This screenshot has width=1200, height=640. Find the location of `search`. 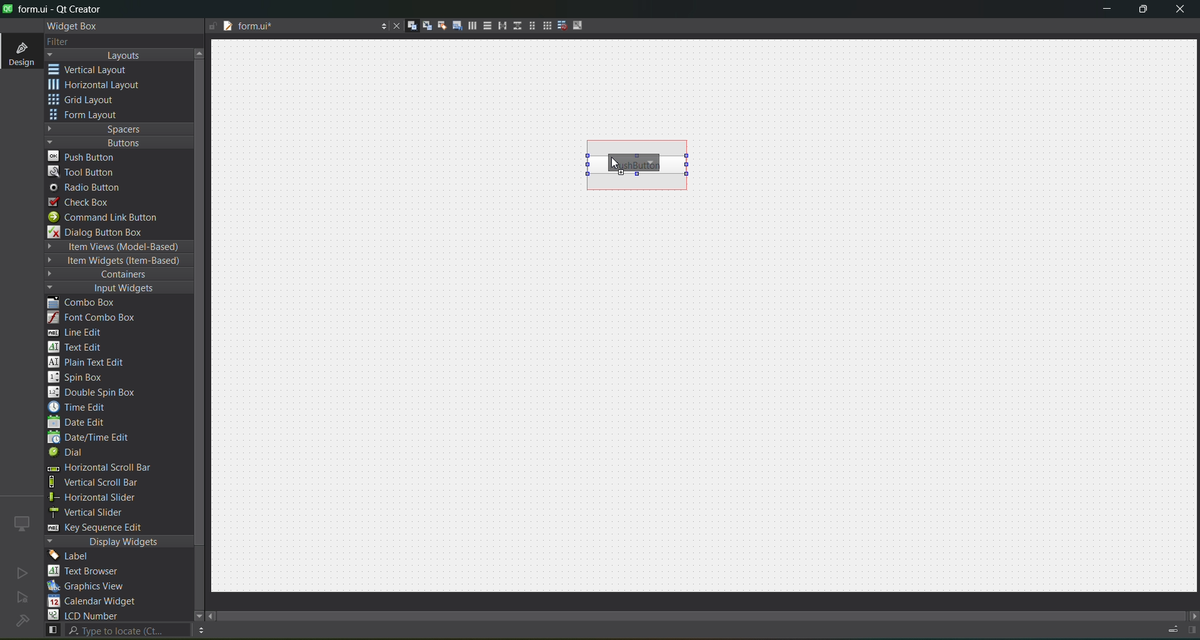

search is located at coordinates (116, 631).